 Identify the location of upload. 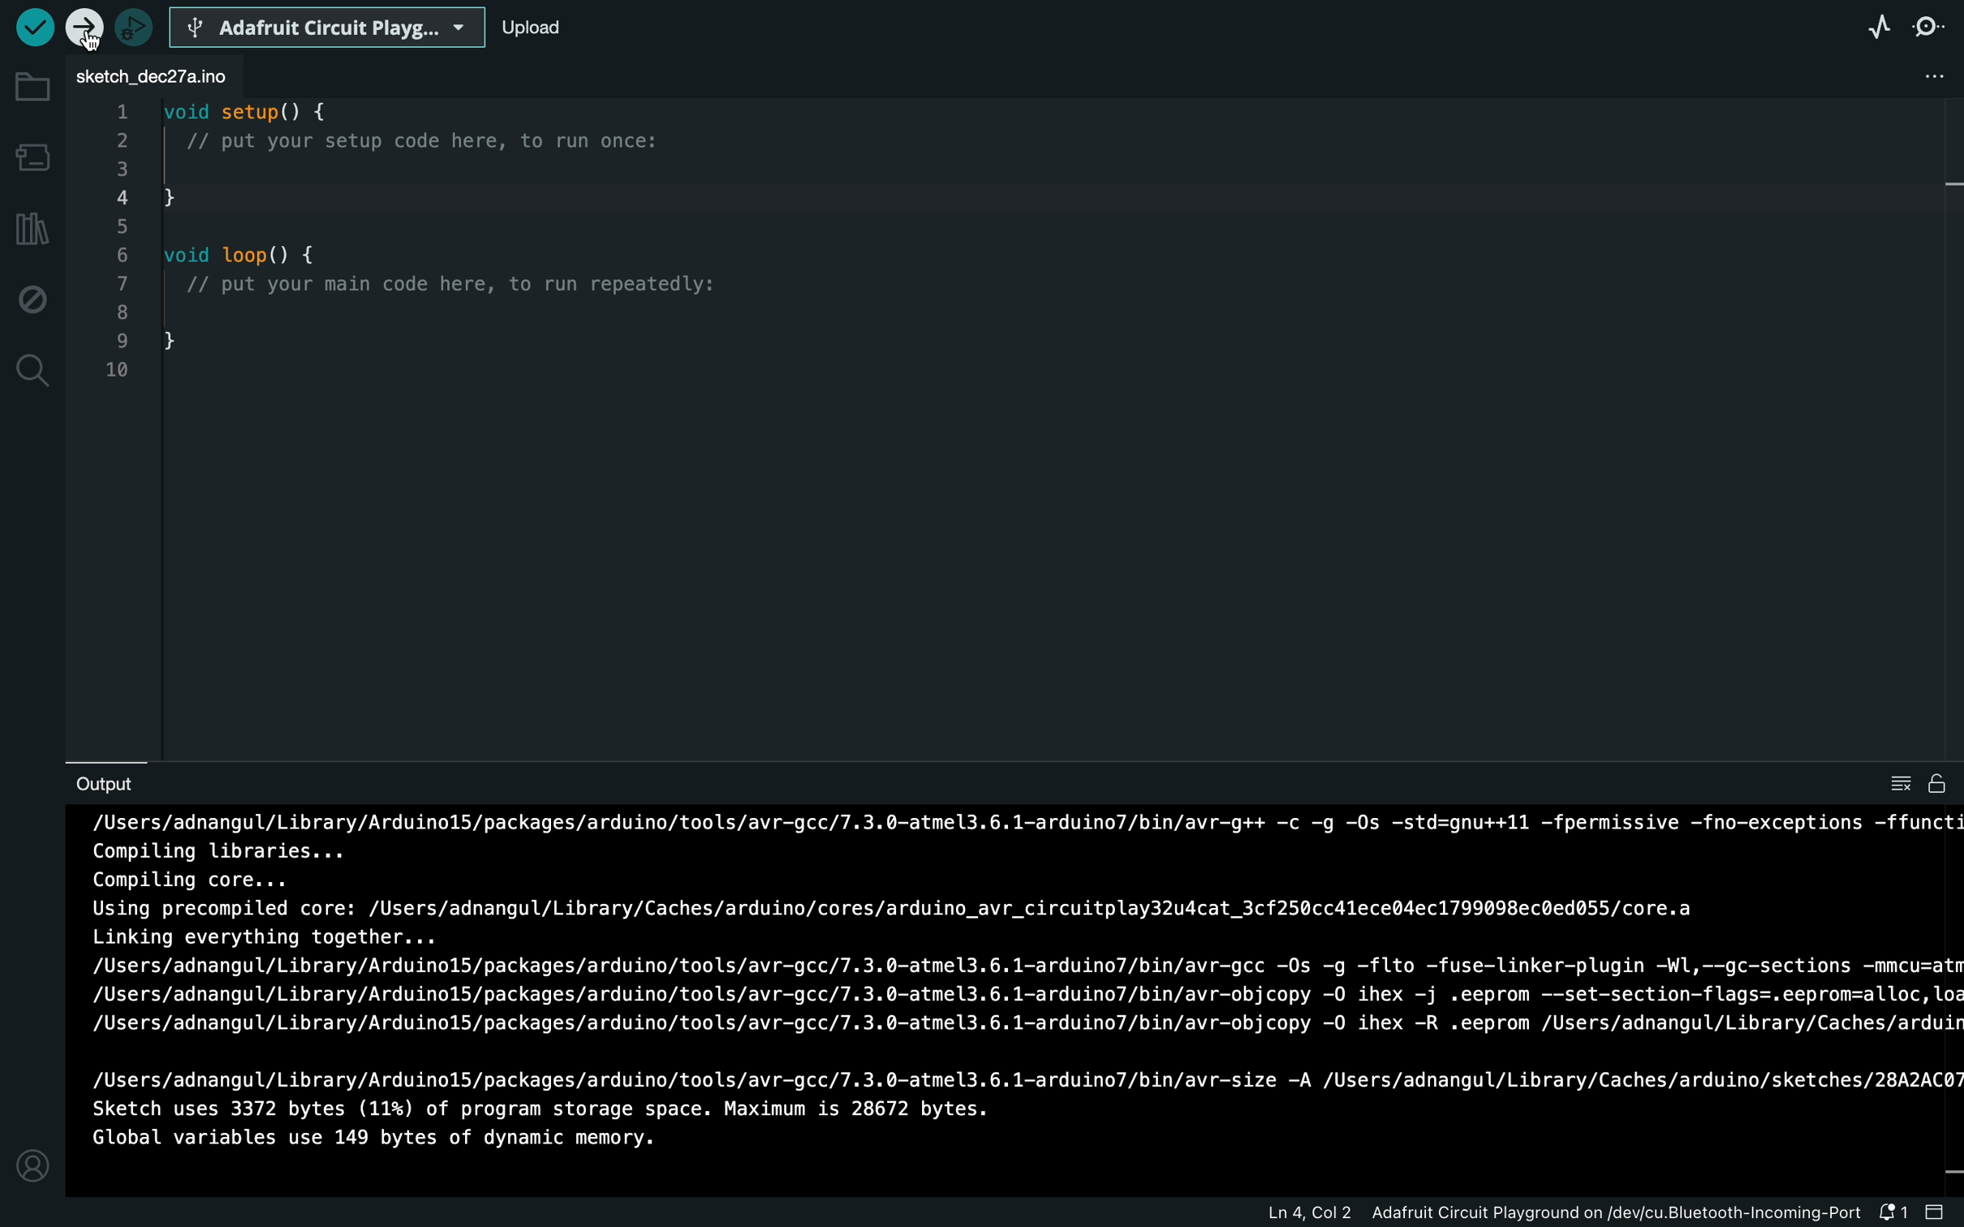
(536, 27).